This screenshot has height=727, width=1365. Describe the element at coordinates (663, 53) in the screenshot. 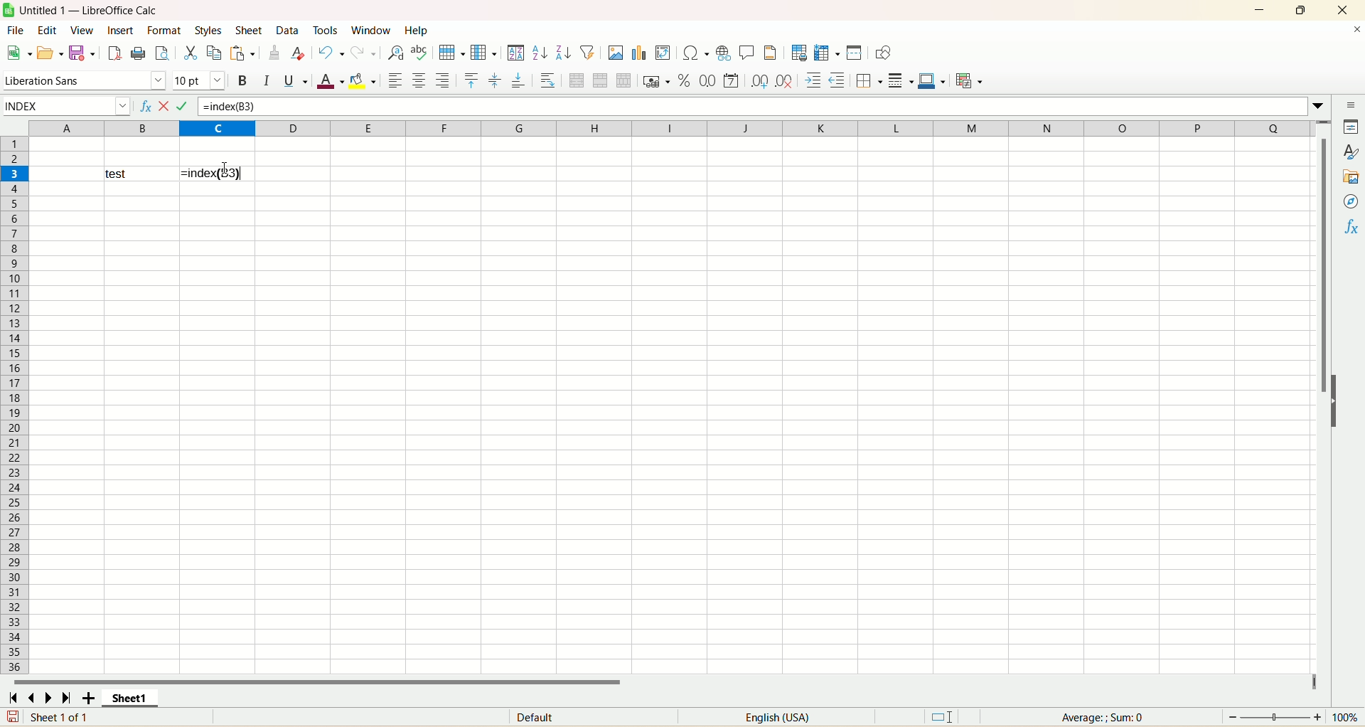

I see `pivot table` at that location.